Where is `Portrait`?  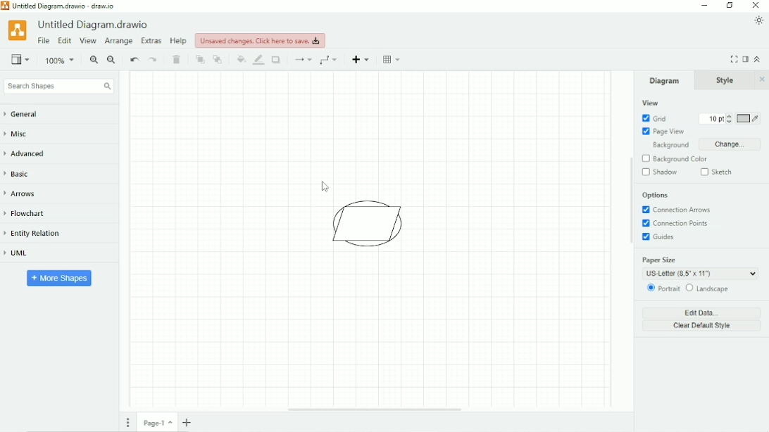 Portrait is located at coordinates (662, 288).